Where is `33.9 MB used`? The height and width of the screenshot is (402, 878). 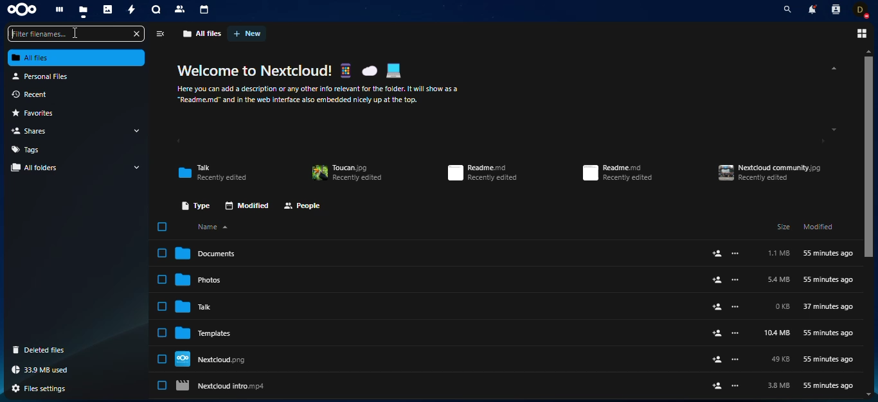 33.9 MB used is located at coordinates (42, 370).